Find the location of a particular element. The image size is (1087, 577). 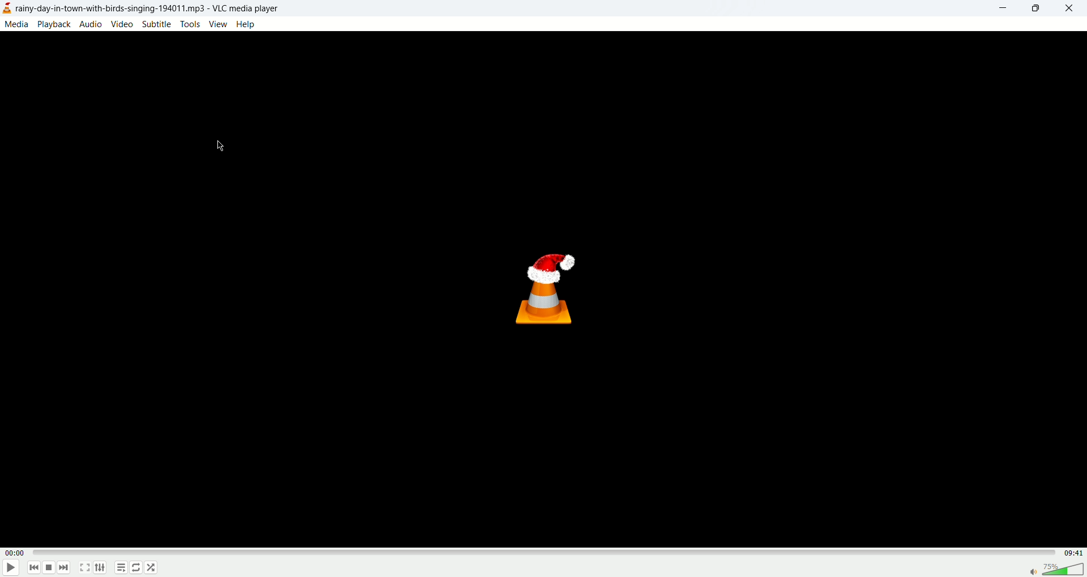

logo is located at coordinates (7, 8).